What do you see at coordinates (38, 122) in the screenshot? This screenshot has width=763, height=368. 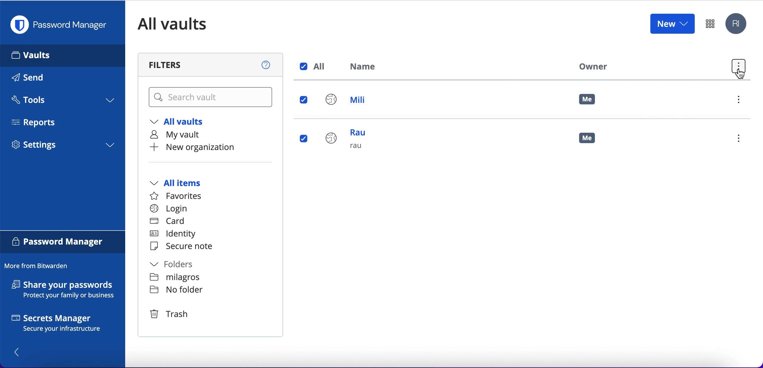 I see `reports` at bounding box center [38, 122].